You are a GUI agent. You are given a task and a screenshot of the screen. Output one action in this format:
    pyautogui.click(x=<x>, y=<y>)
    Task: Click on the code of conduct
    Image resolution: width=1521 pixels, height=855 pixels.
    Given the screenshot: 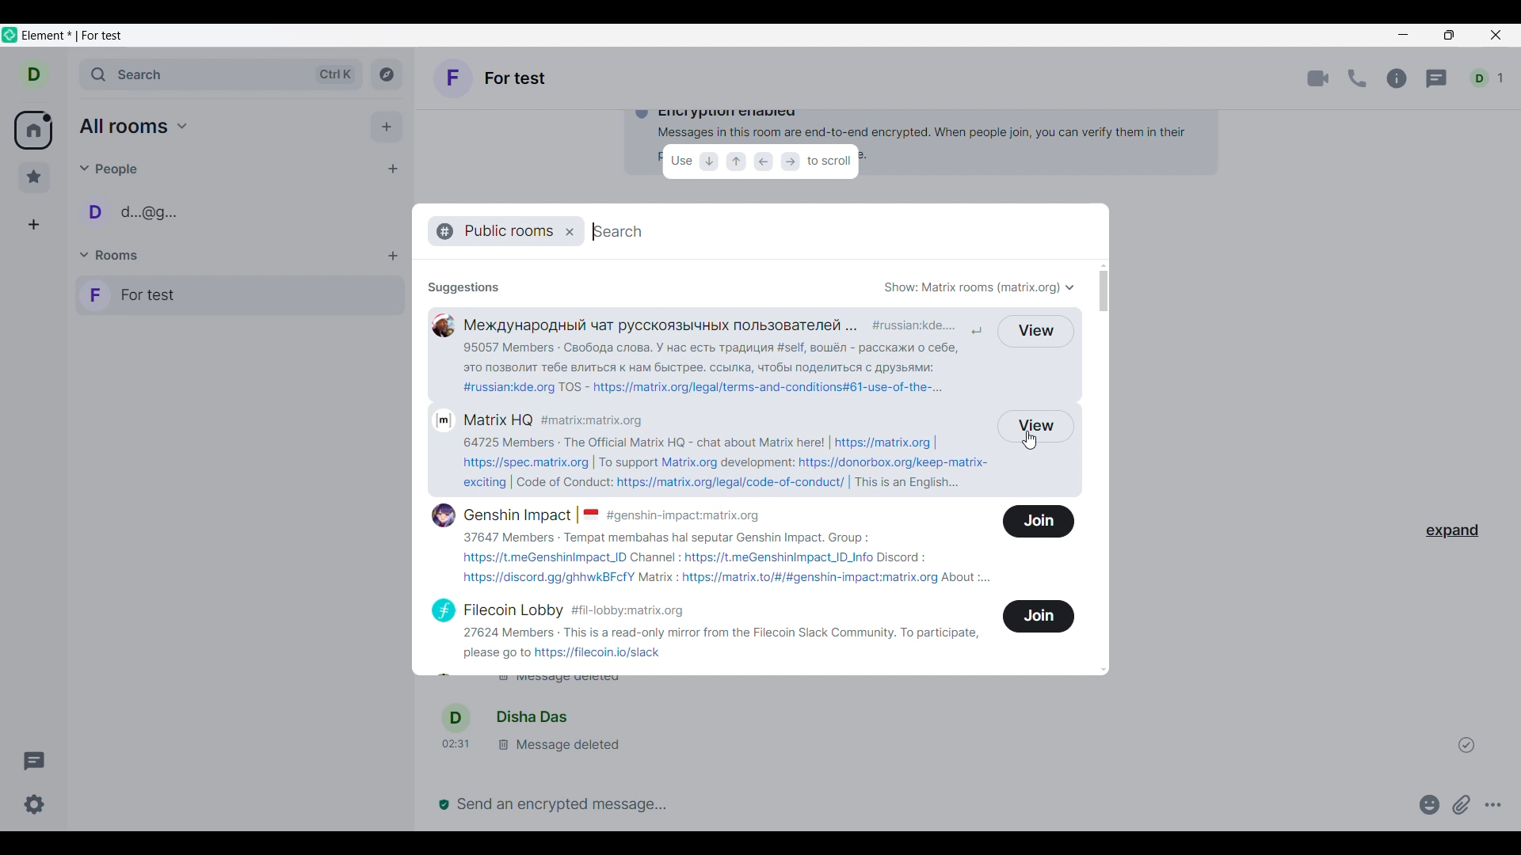 What is the action you would take?
    pyautogui.click(x=561, y=483)
    